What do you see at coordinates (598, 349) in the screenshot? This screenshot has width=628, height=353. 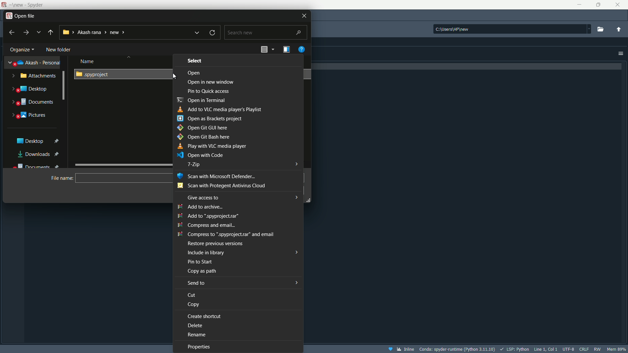 I see `rw` at bounding box center [598, 349].